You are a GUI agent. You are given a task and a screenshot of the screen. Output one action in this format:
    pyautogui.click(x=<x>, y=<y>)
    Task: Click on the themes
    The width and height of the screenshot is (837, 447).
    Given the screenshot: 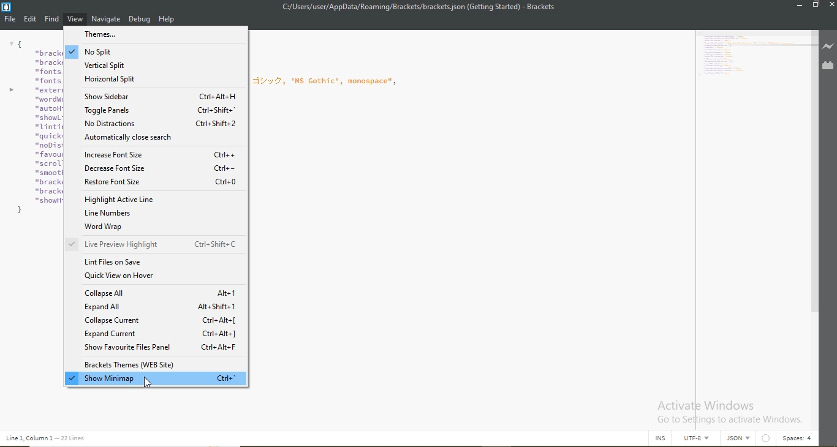 What is the action you would take?
    pyautogui.click(x=153, y=34)
    